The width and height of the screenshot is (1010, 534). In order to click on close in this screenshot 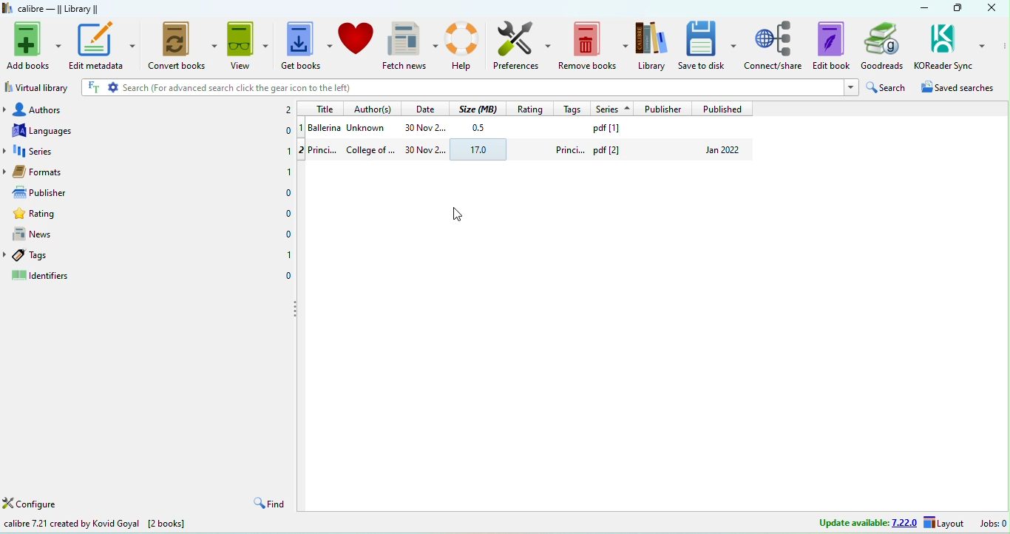, I will do `click(990, 7)`.